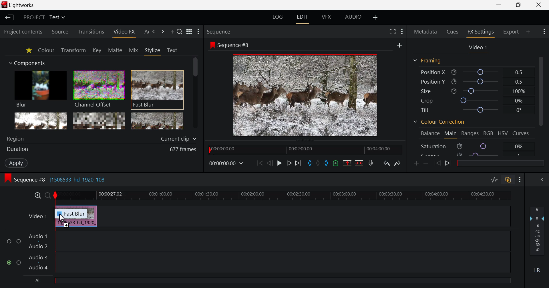 This screenshot has height=288, width=549. What do you see at coordinates (474, 100) in the screenshot?
I see `Crop` at bounding box center [474, 100].